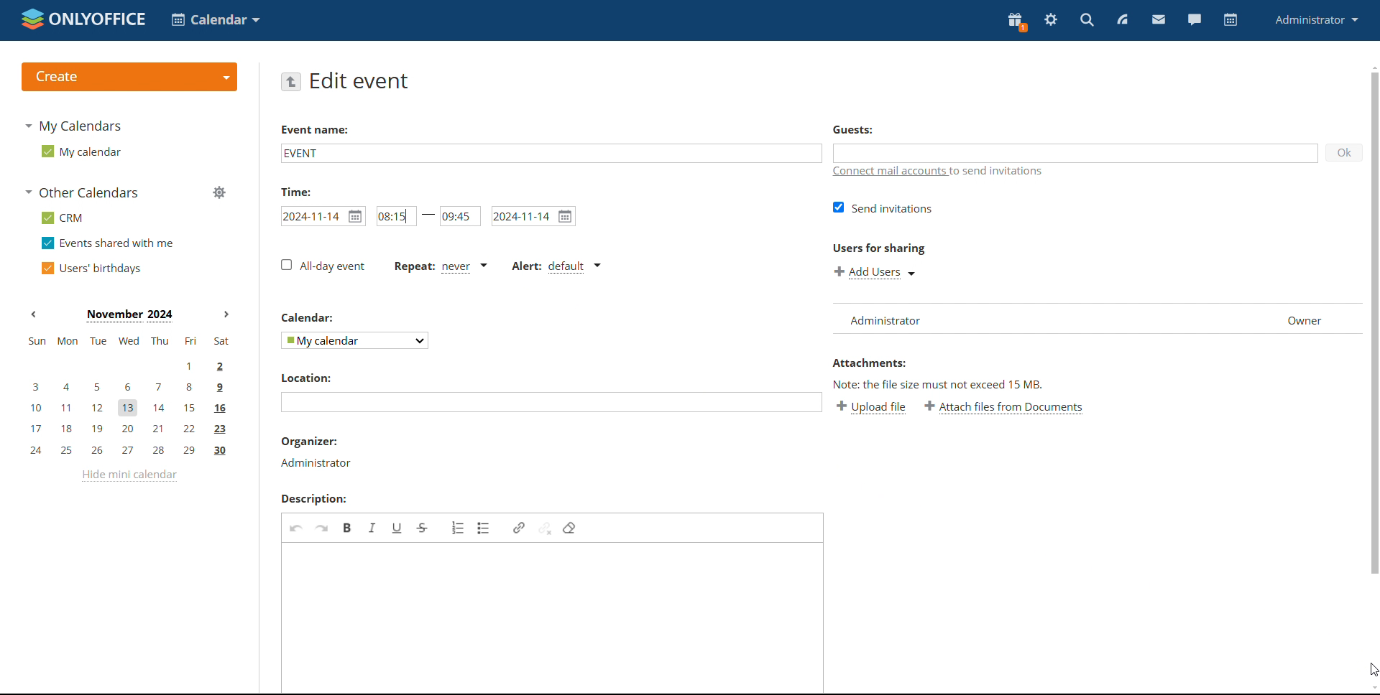  Describe the element at coordinates (1051, 22) in the screenshot. I see `settings` at that location.